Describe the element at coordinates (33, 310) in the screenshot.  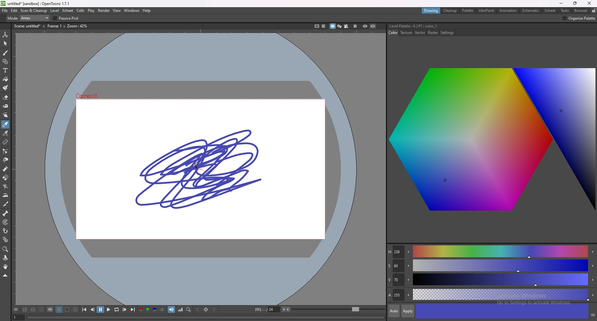
I see `snapshot` at that location.